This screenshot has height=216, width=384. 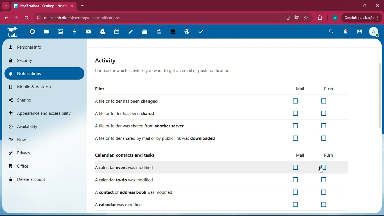 What do you see at coordinates (298, 89) in the screenshot?
I see `Mail` at bounding box center [298, 89].